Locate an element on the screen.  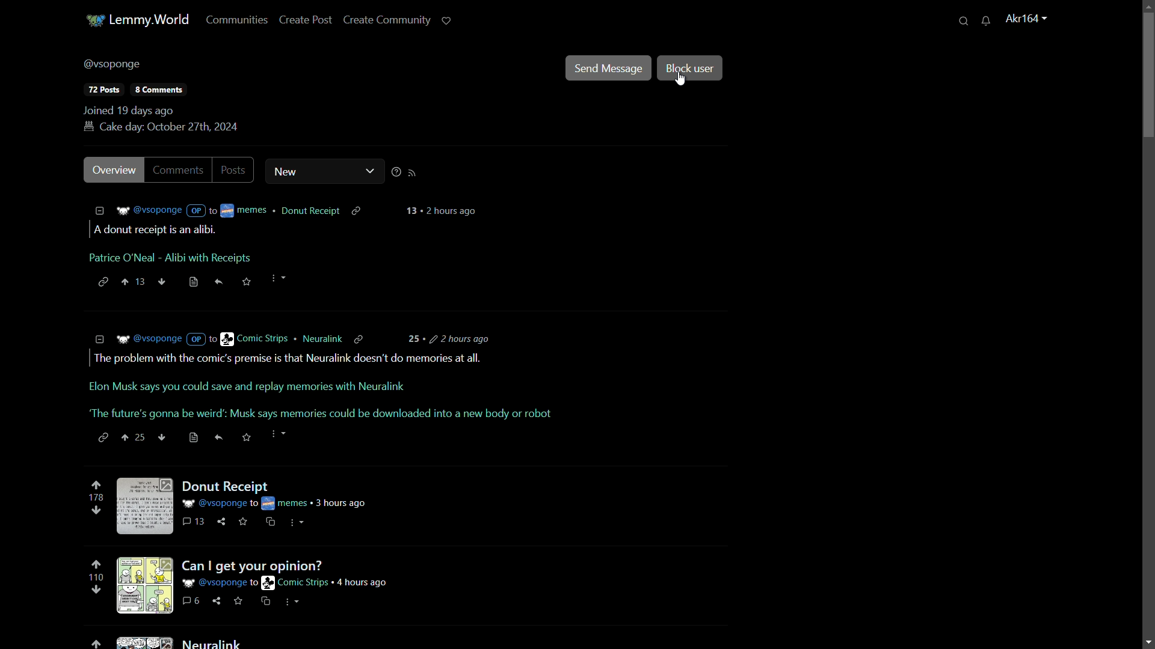
share is located at coordinates (221, 437).